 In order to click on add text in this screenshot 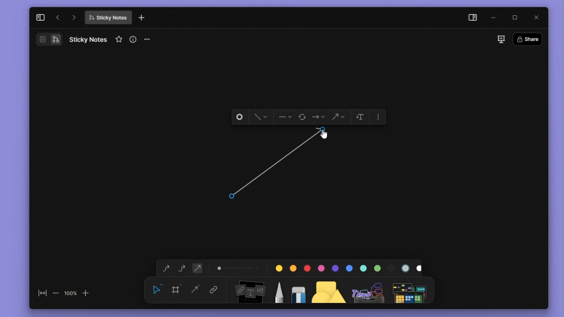, I will do `click(359, 117)`.